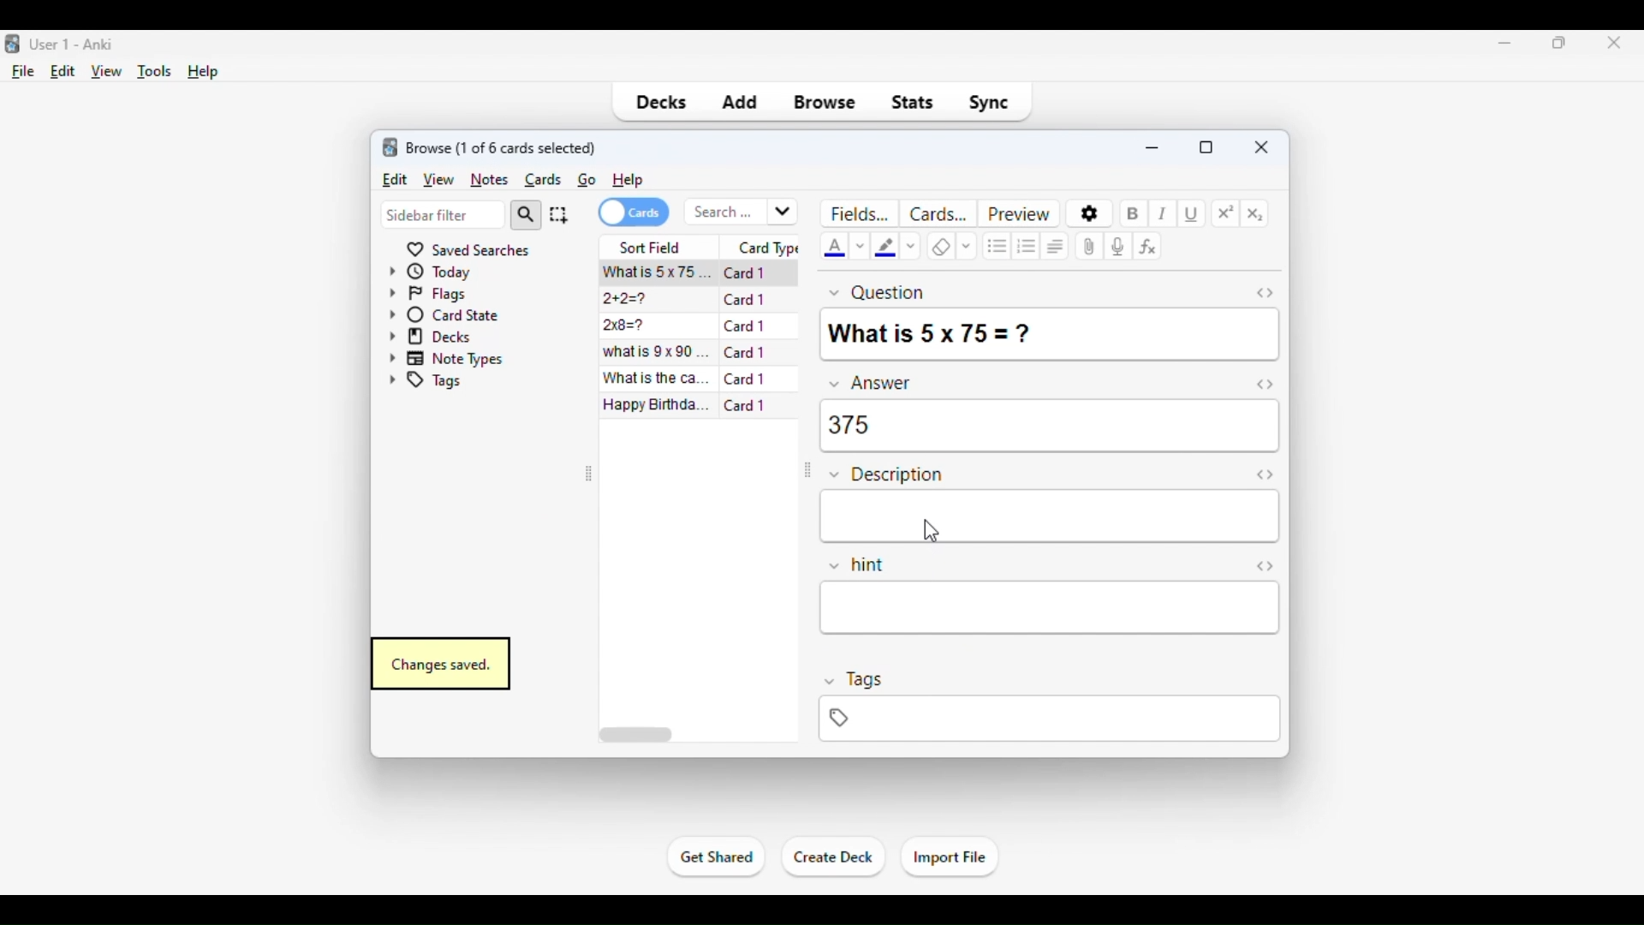 The width and height of the screenshot is (1644, 925). I want to click on help, so click(204, 72).